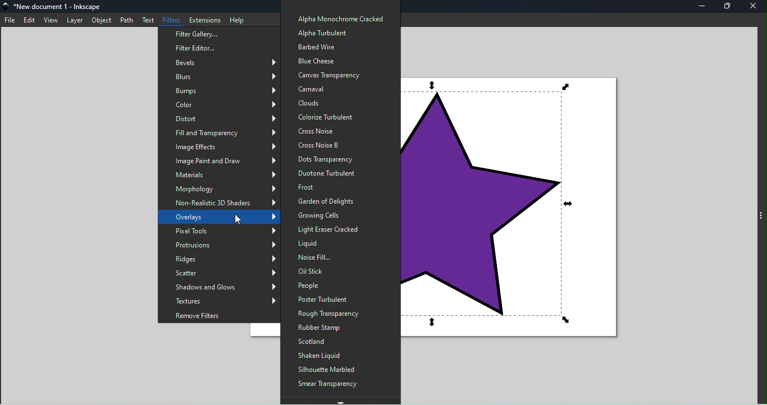  Describe the element at coordinates (329, 356) in the screenshot. I see `Shaken liquid` at that location.